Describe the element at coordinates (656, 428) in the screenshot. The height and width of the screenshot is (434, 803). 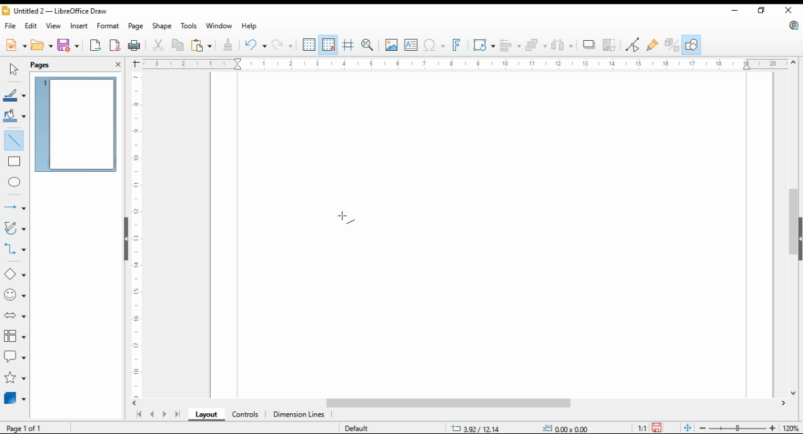
I see `save` at that location.